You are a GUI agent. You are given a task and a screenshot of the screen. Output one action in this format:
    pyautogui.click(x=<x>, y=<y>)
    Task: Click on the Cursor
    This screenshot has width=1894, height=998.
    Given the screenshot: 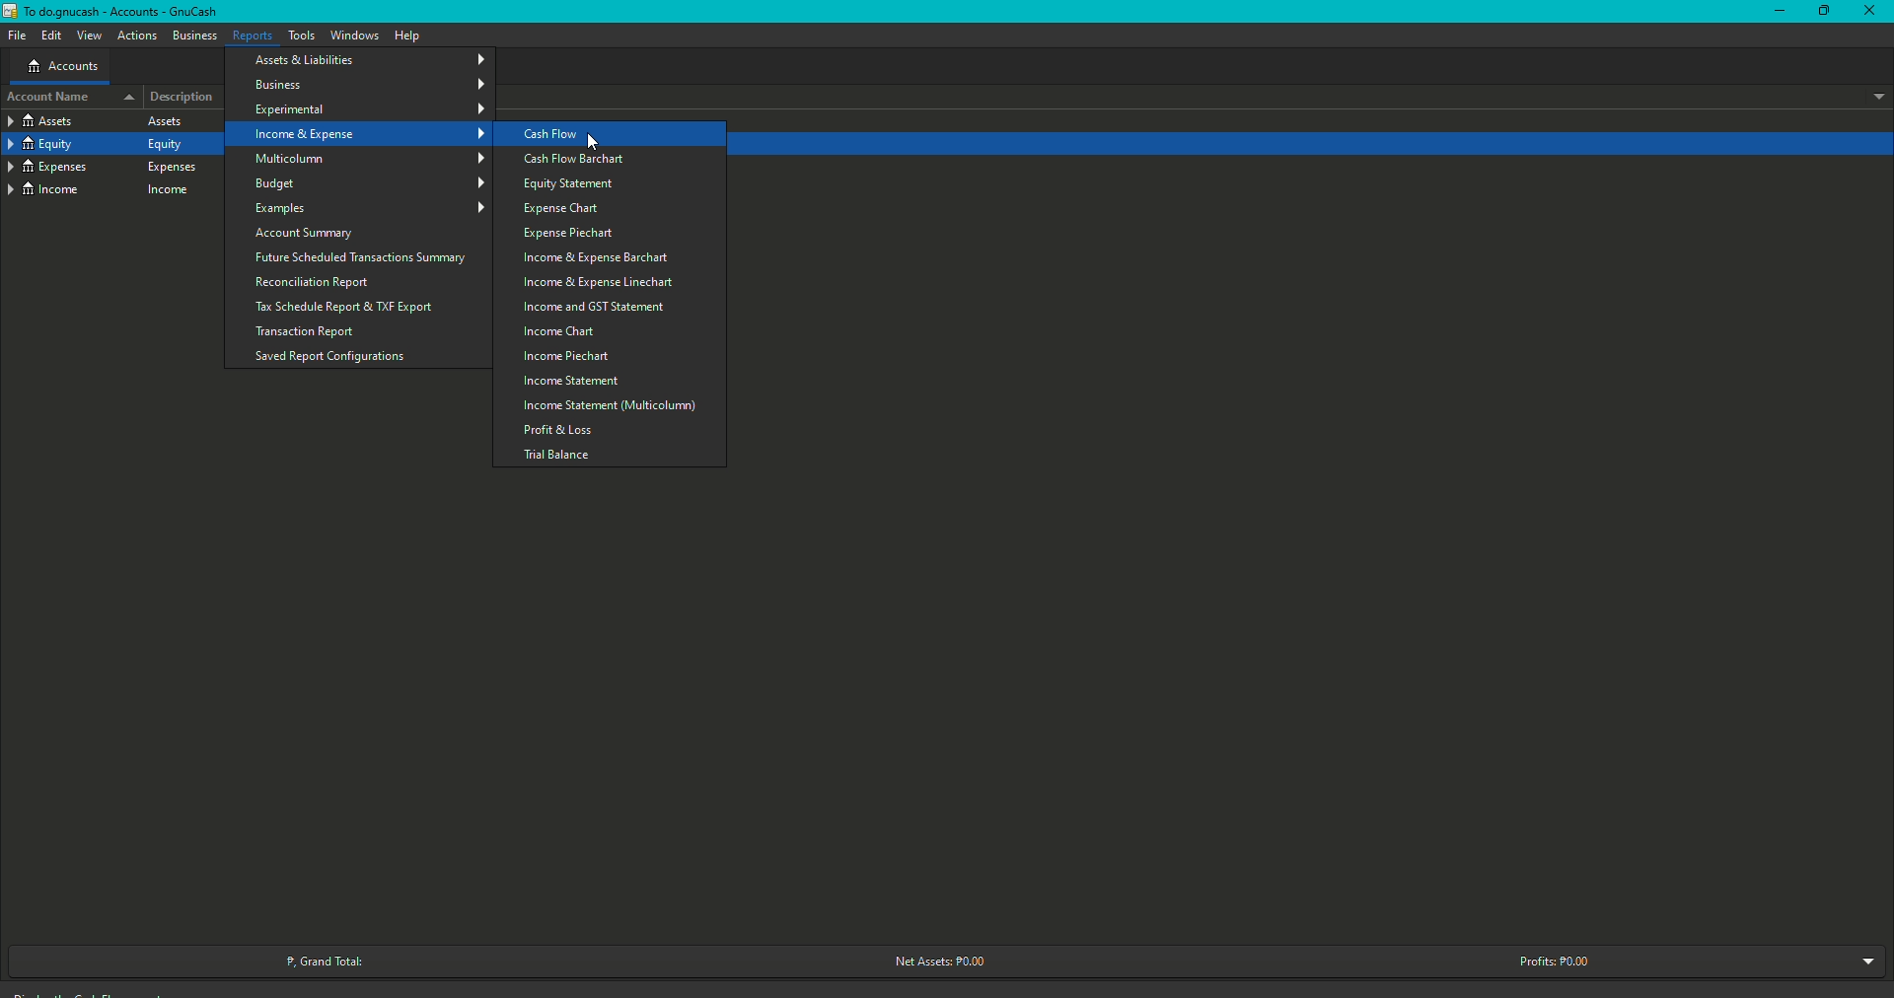 What is the action you would take?
    pyautogui.click(x=590, y=142)
    